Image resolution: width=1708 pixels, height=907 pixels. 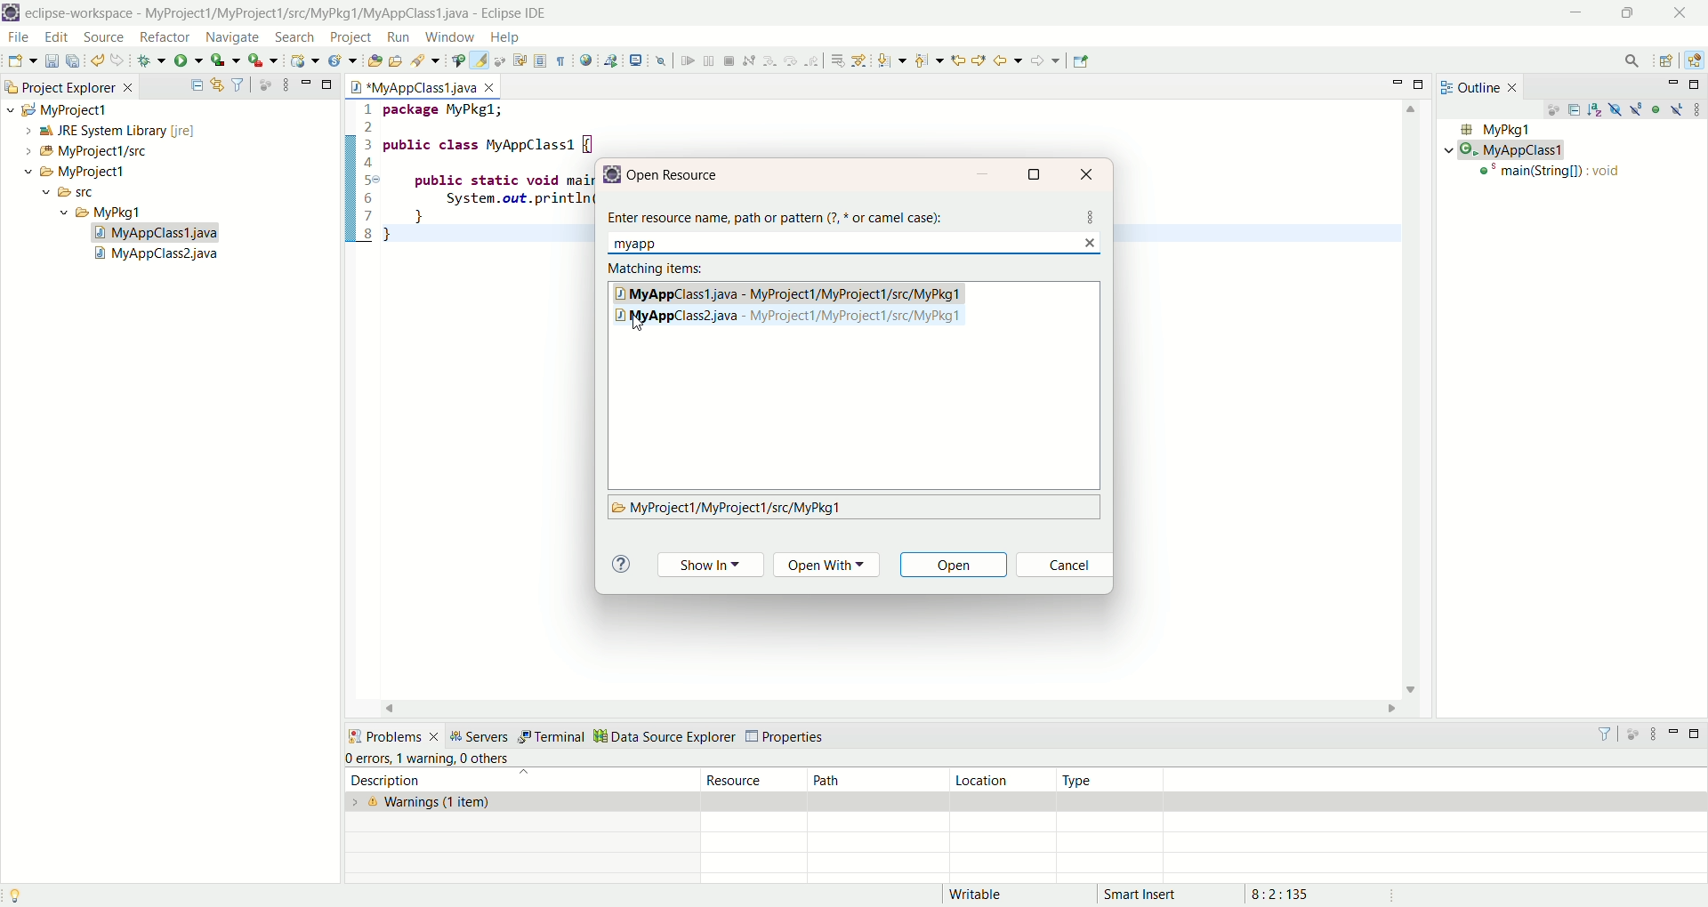 What do you see at coordinates (392, 734) in the screenshot?
I see `problems` at bounding box center [392, 734].